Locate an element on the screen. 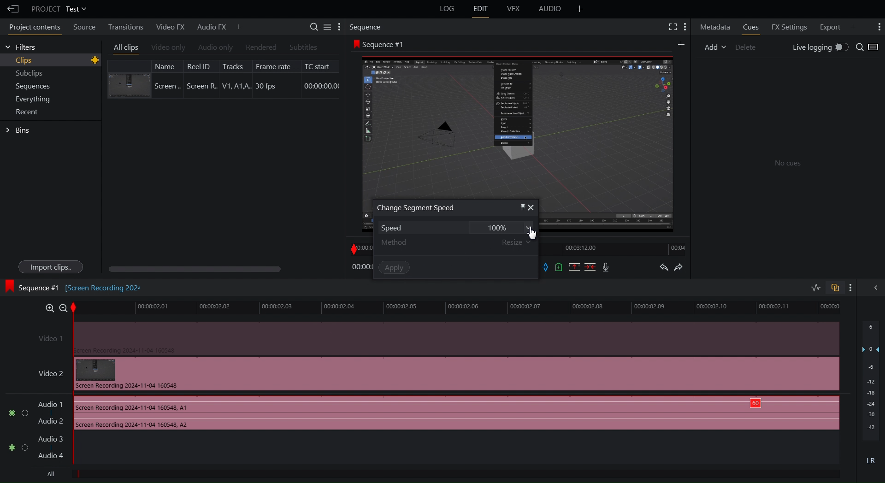 The image size is (885, 483). Cursor is located at coordinates (536, 231).